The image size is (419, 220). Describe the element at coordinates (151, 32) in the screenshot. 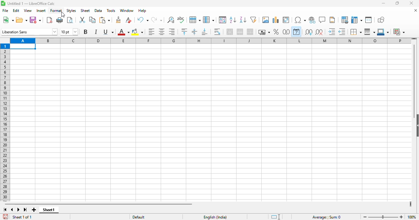

I see `align left` at that location.